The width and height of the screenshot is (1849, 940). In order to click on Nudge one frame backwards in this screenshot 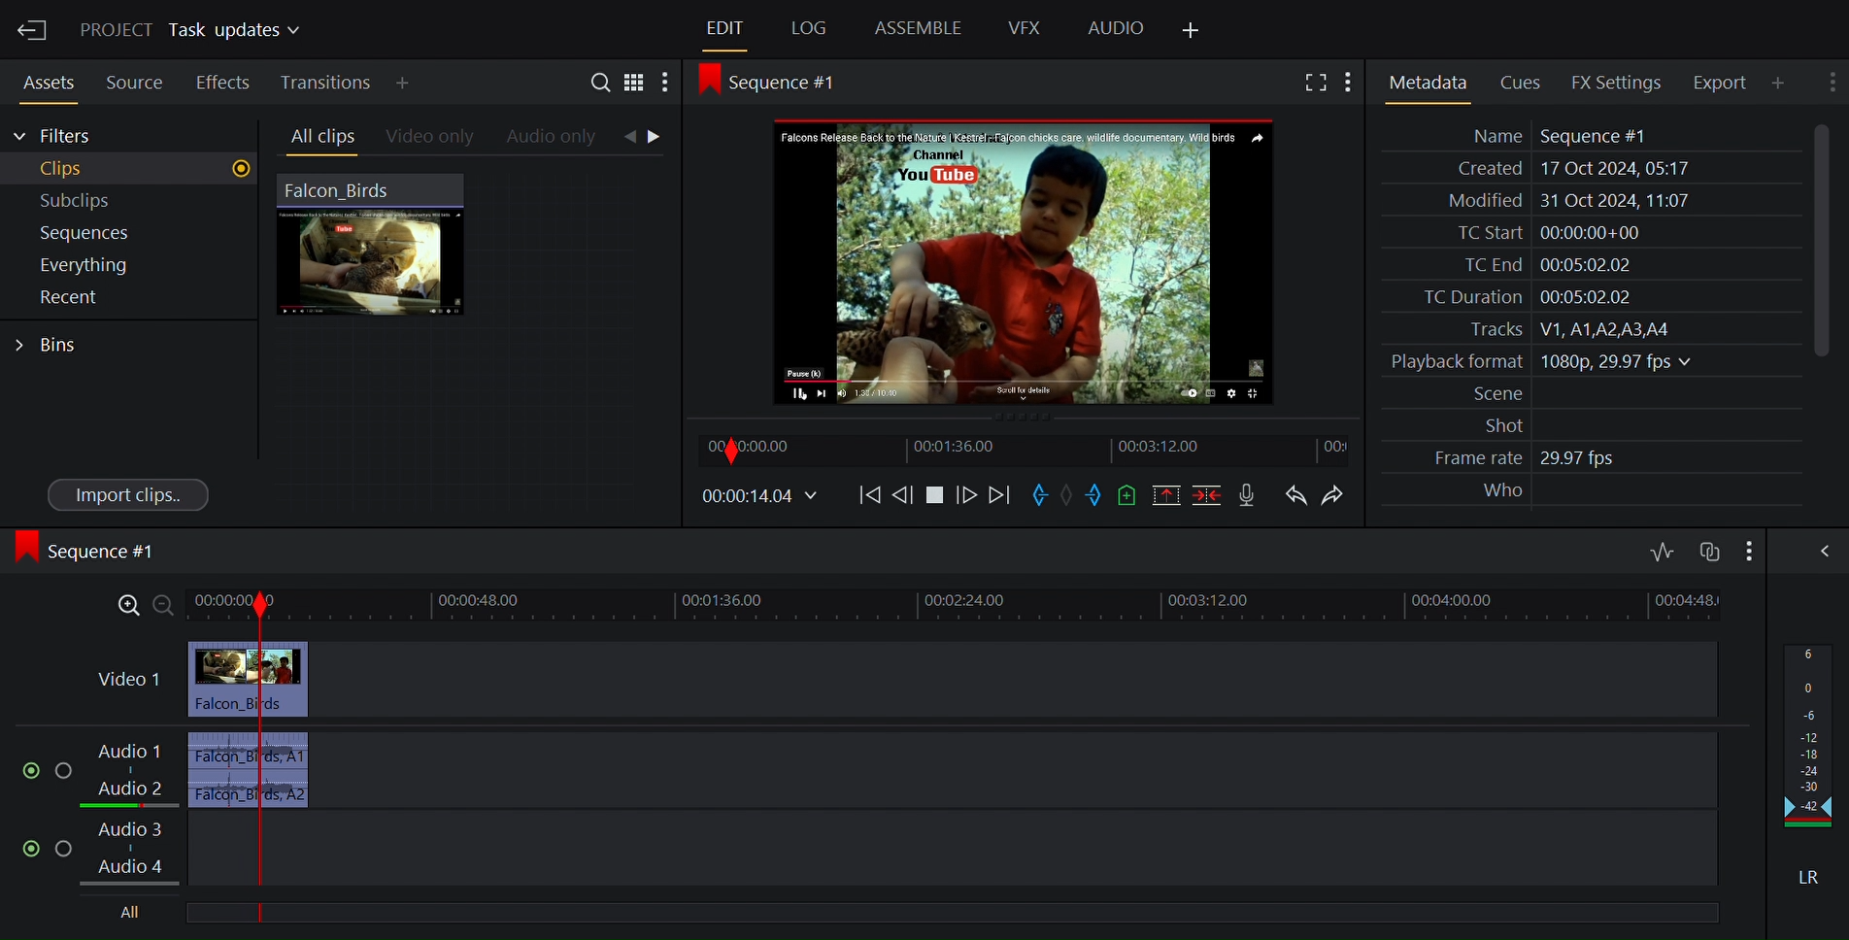, I will do `click(903, 497)`.